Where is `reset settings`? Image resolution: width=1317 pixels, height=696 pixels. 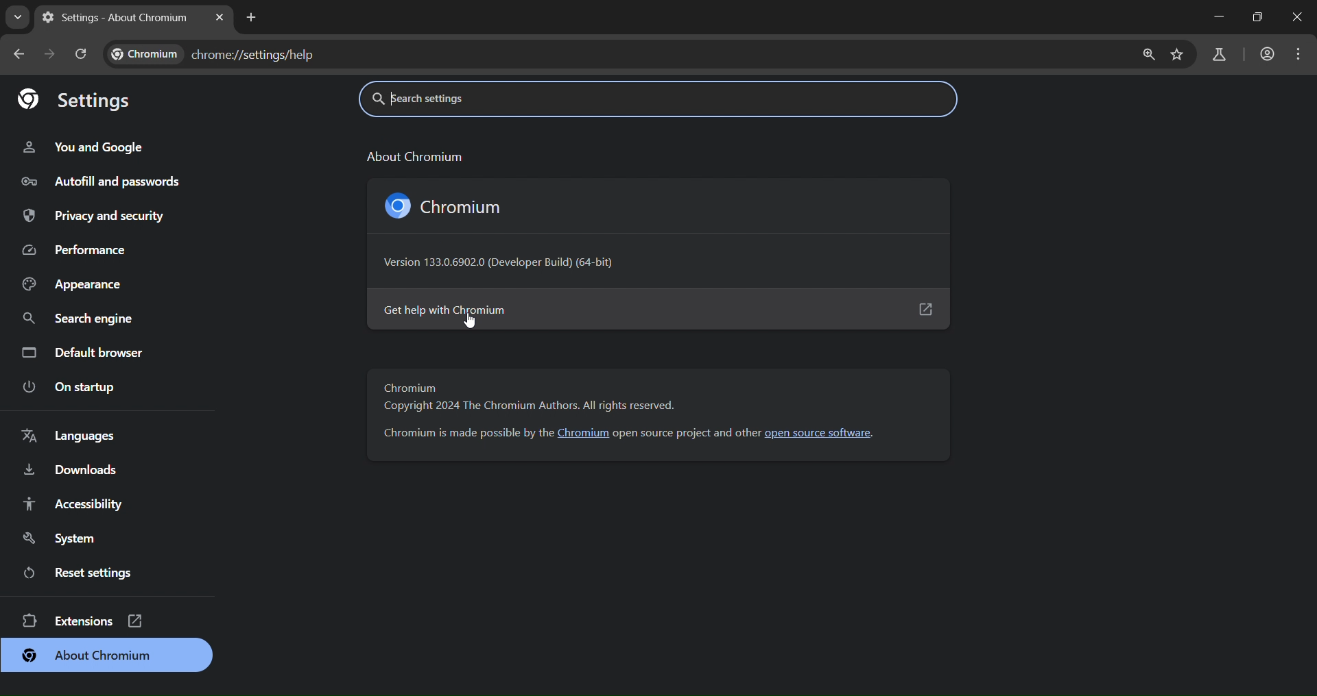 reset settings is located at coordinates (87, 572).